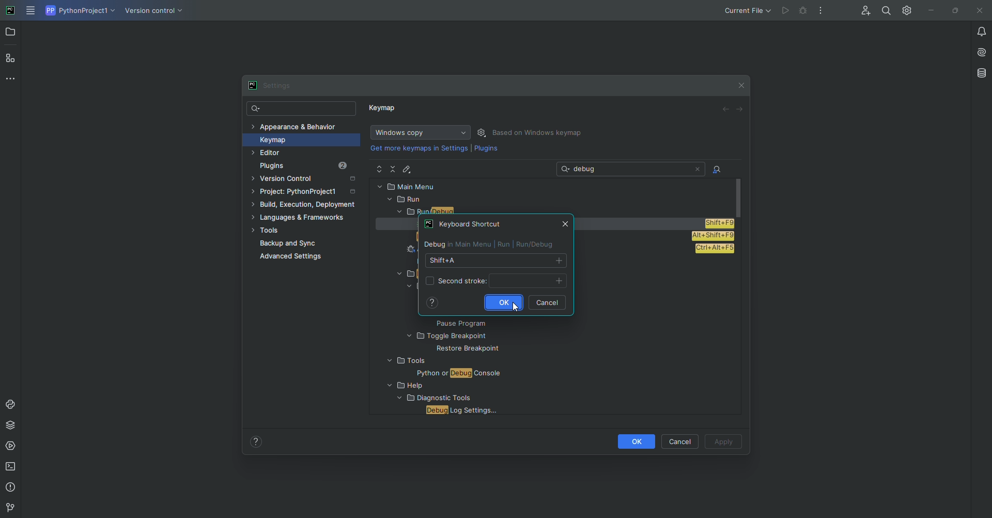  What do you see at coordinates (712, 236) in the screenshot?
I see `shortcut` at bounding box center [712, 236].